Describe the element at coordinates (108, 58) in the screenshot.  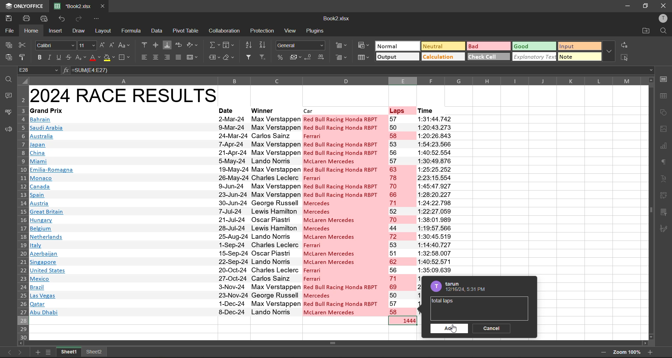
I see `fill color` at that location.